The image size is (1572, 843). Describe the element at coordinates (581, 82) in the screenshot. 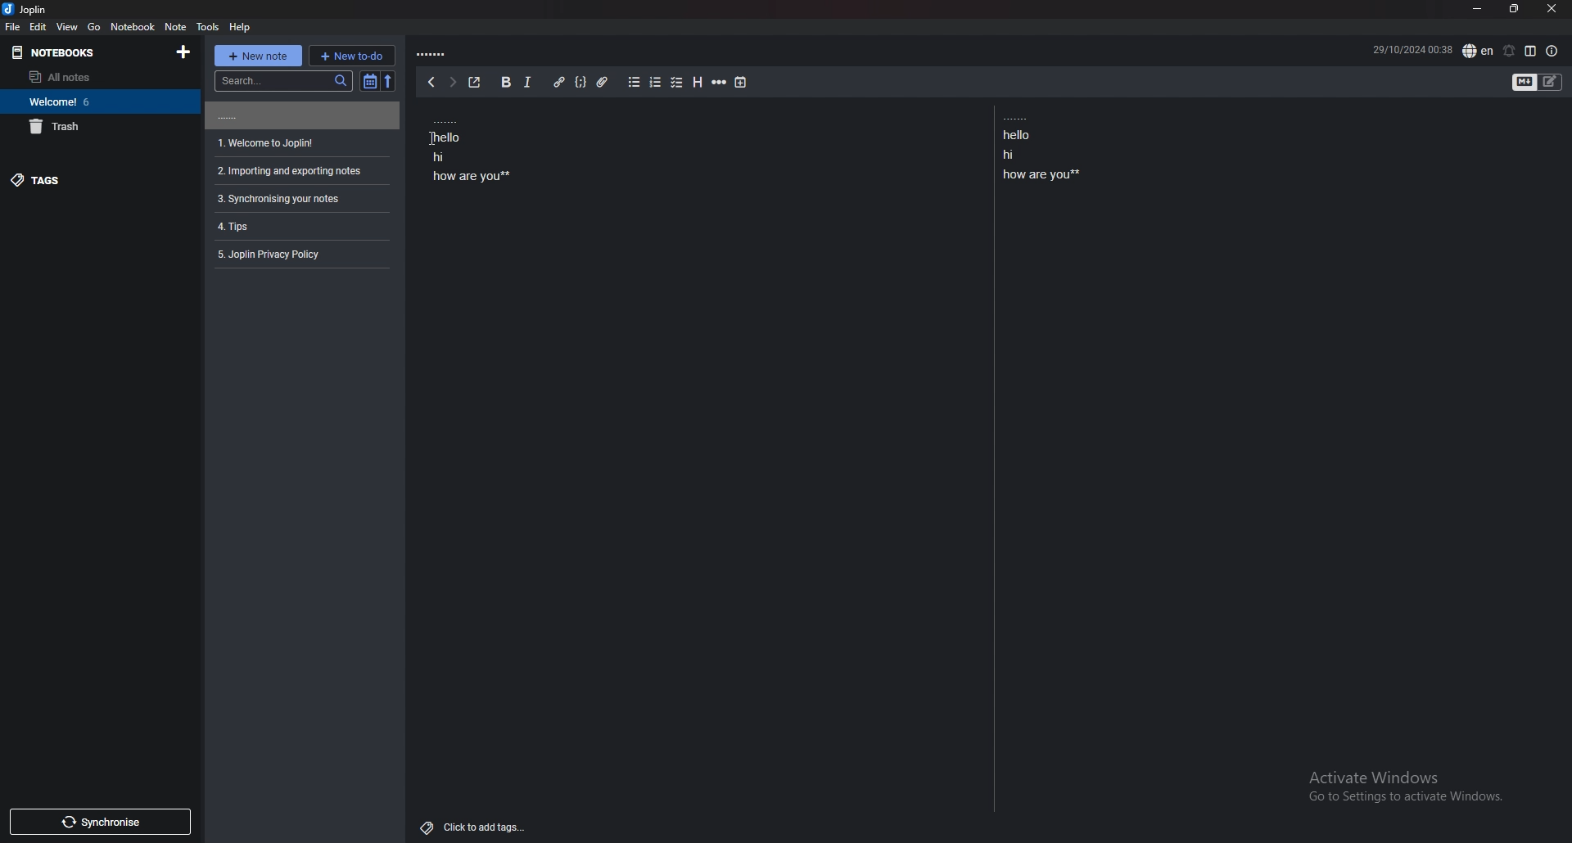

I see `code` at that location.